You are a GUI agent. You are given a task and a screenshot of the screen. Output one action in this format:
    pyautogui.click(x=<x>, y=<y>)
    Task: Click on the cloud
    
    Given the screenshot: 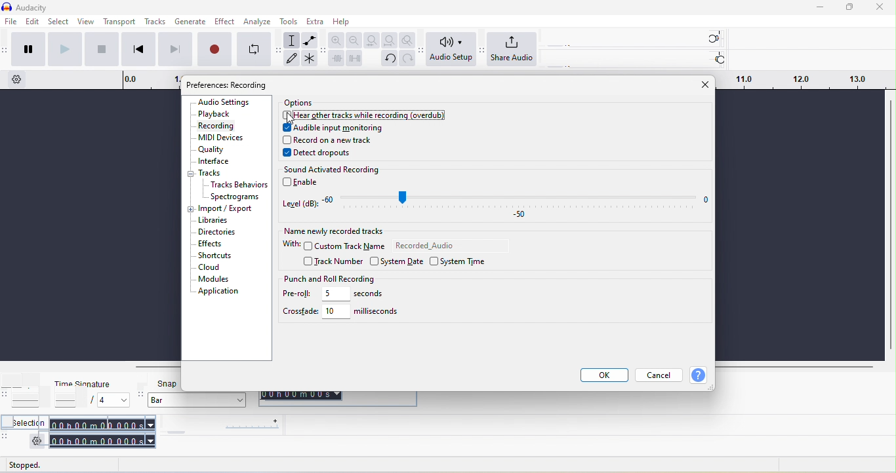 What is the action you would take?
    pyautogui.click(x=212, y=269)
    